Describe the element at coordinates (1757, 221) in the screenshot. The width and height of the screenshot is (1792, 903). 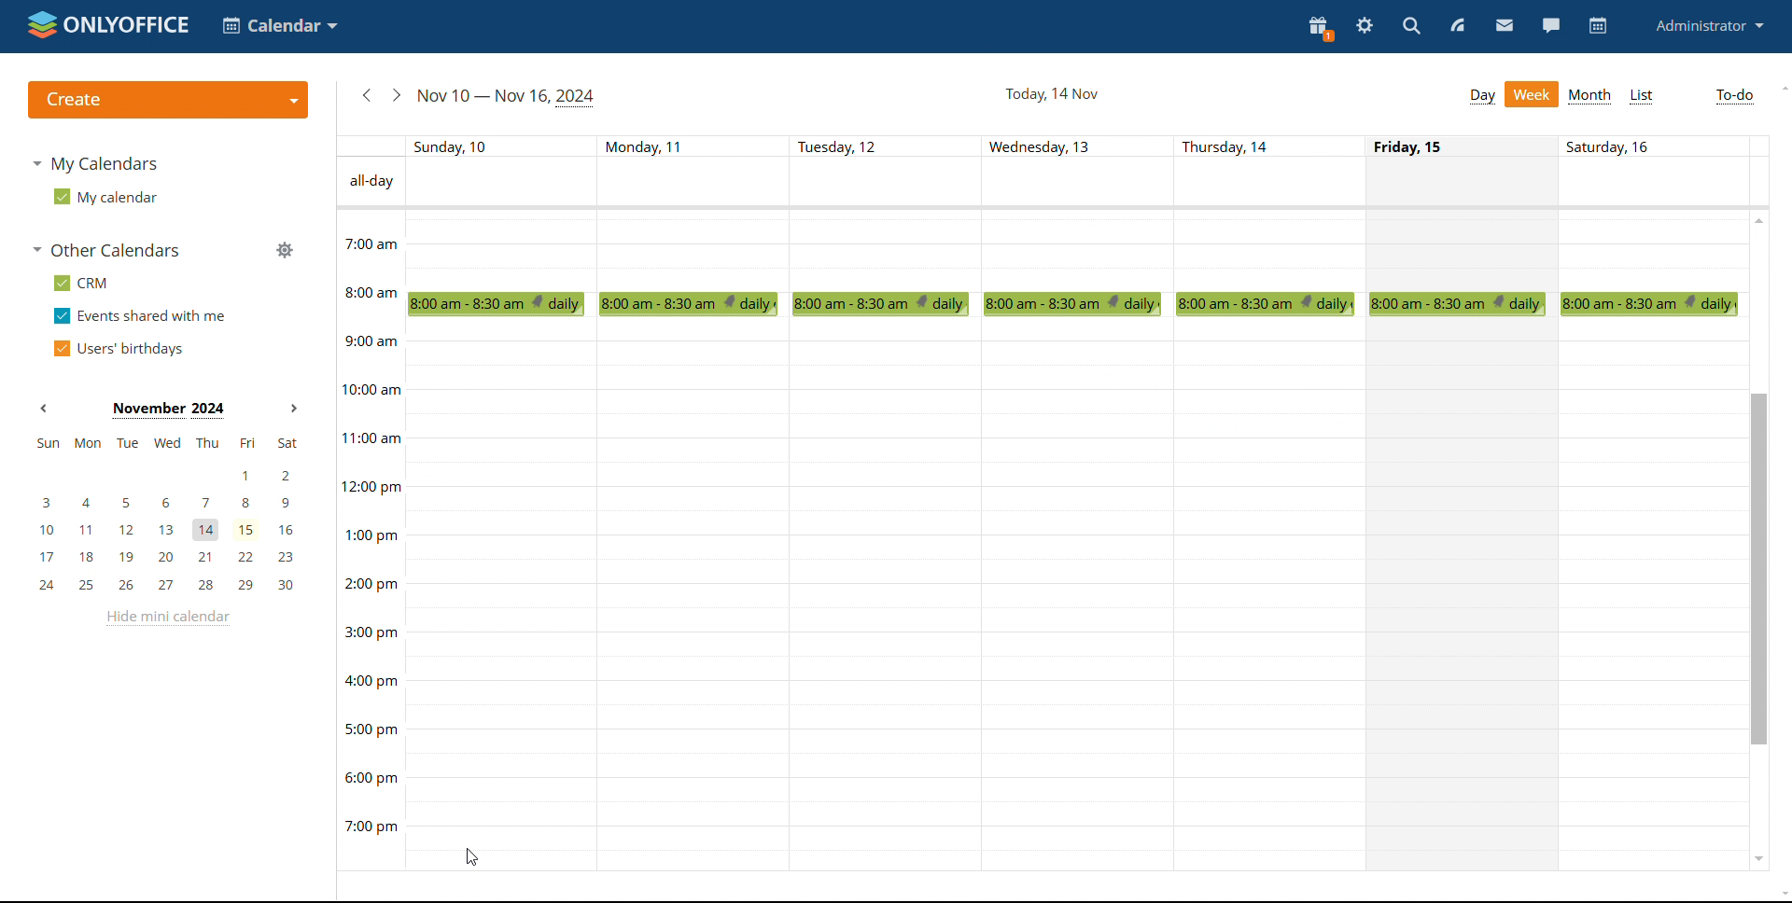
I see `scroll up` at that location.